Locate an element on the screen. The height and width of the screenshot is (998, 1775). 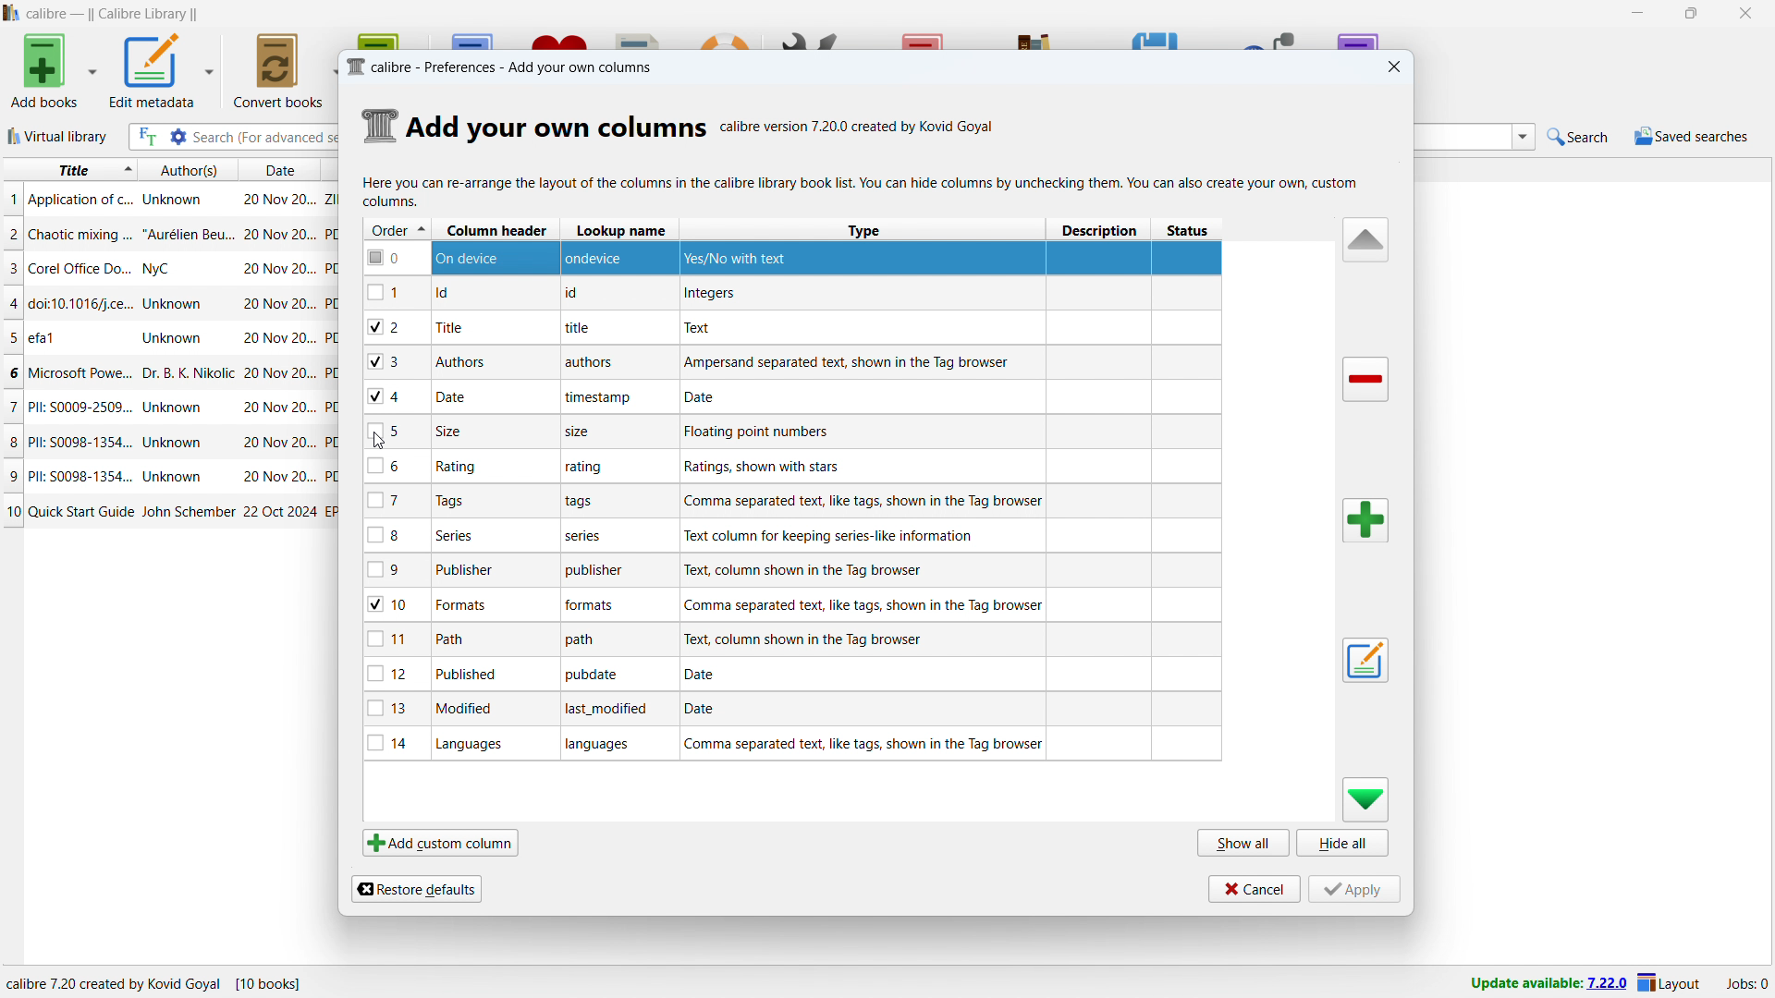
date is located at coordinates (277, 197).